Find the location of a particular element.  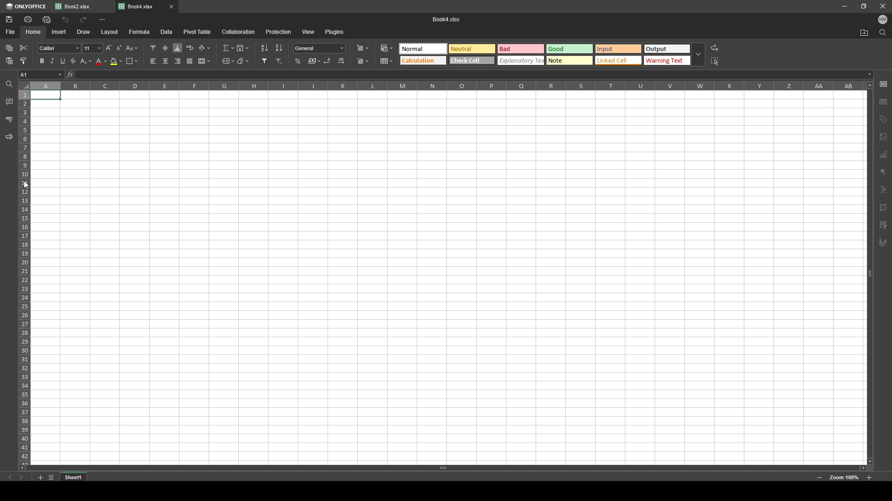

Warning text is located at coordinates (668, 60).